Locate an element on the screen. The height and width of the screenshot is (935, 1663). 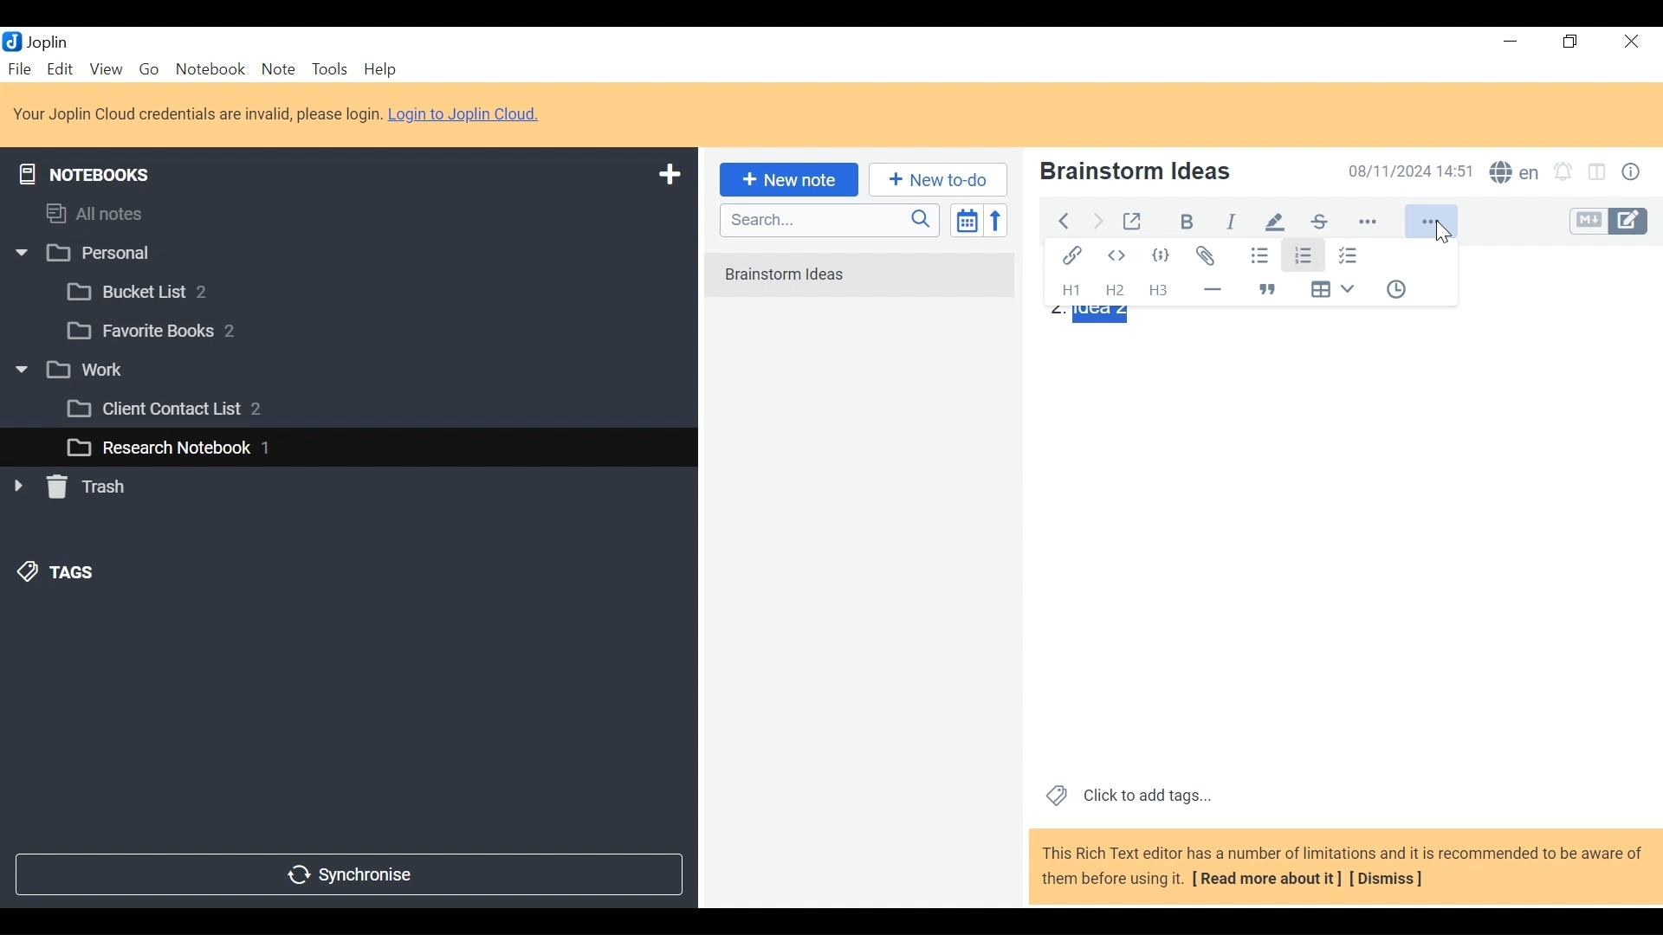
Toggle external editing is located at coordinates (1132, 218).